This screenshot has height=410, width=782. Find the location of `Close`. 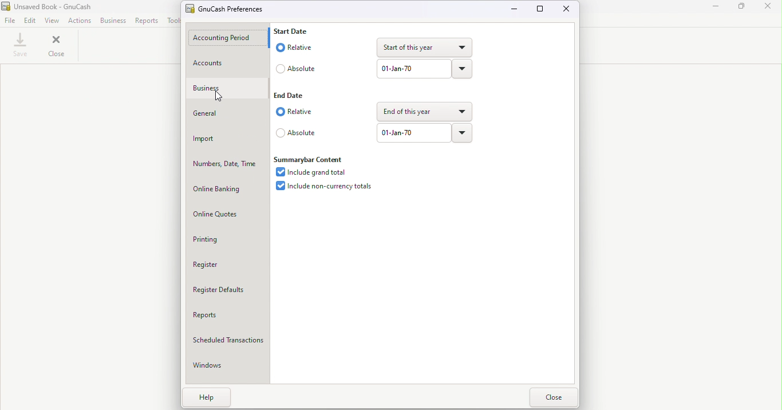

Close is located at coordinates (554, 398).